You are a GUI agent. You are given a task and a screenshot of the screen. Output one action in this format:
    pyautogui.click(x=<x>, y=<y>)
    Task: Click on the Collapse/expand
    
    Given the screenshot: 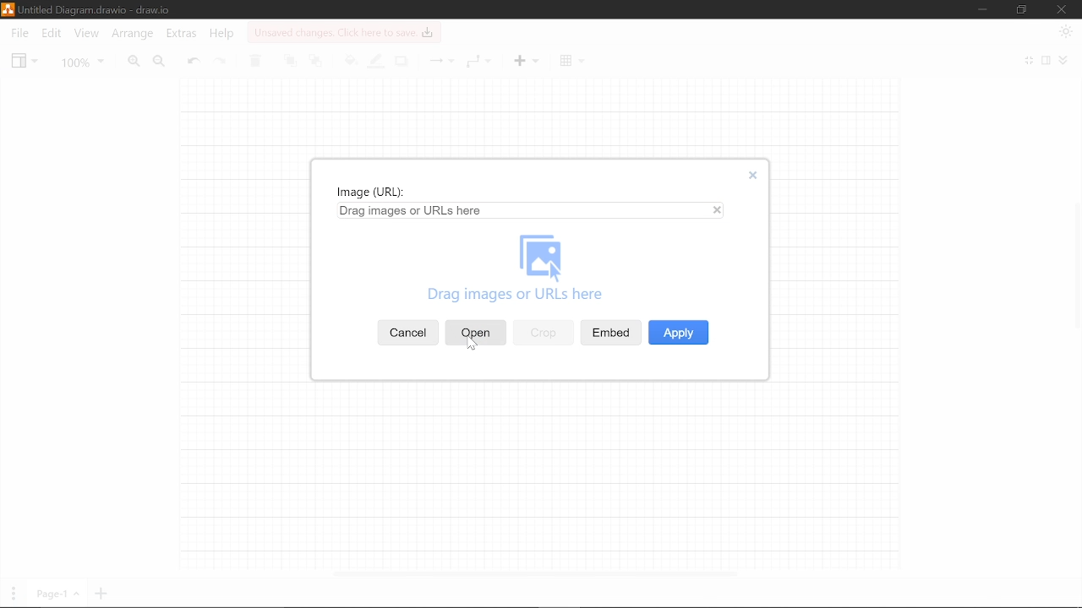 What is the action you would take?
    pyautogui.click(x=1066, y=62)
    